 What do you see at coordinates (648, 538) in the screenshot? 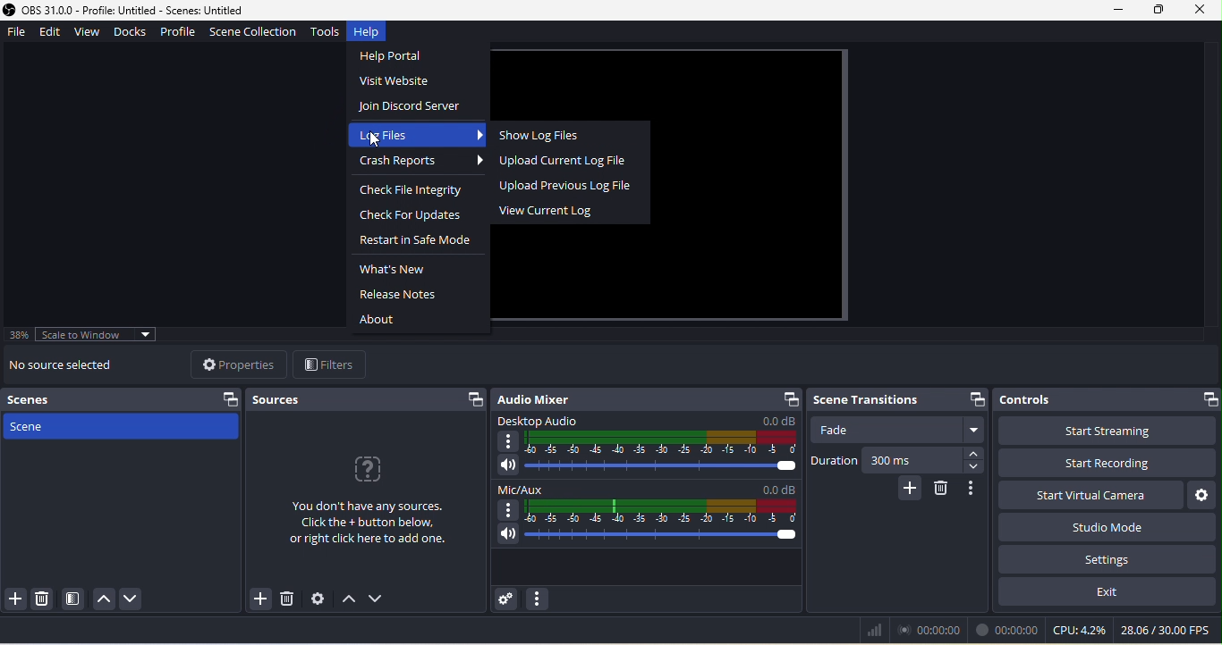
I see `volume` at bounding box center [648, 538].